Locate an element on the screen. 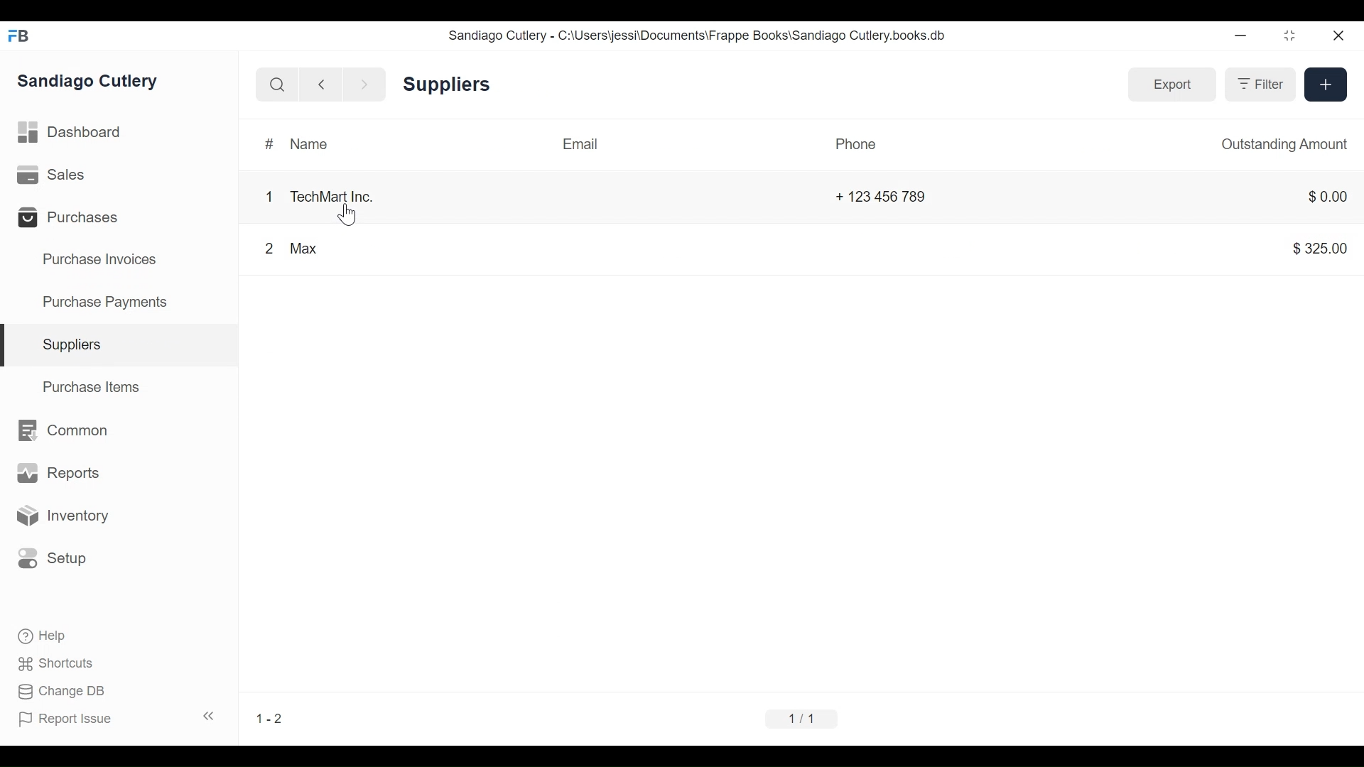 The height and width of the screenshot is (767, 1364). Setup is located at coordinates (59, 558).